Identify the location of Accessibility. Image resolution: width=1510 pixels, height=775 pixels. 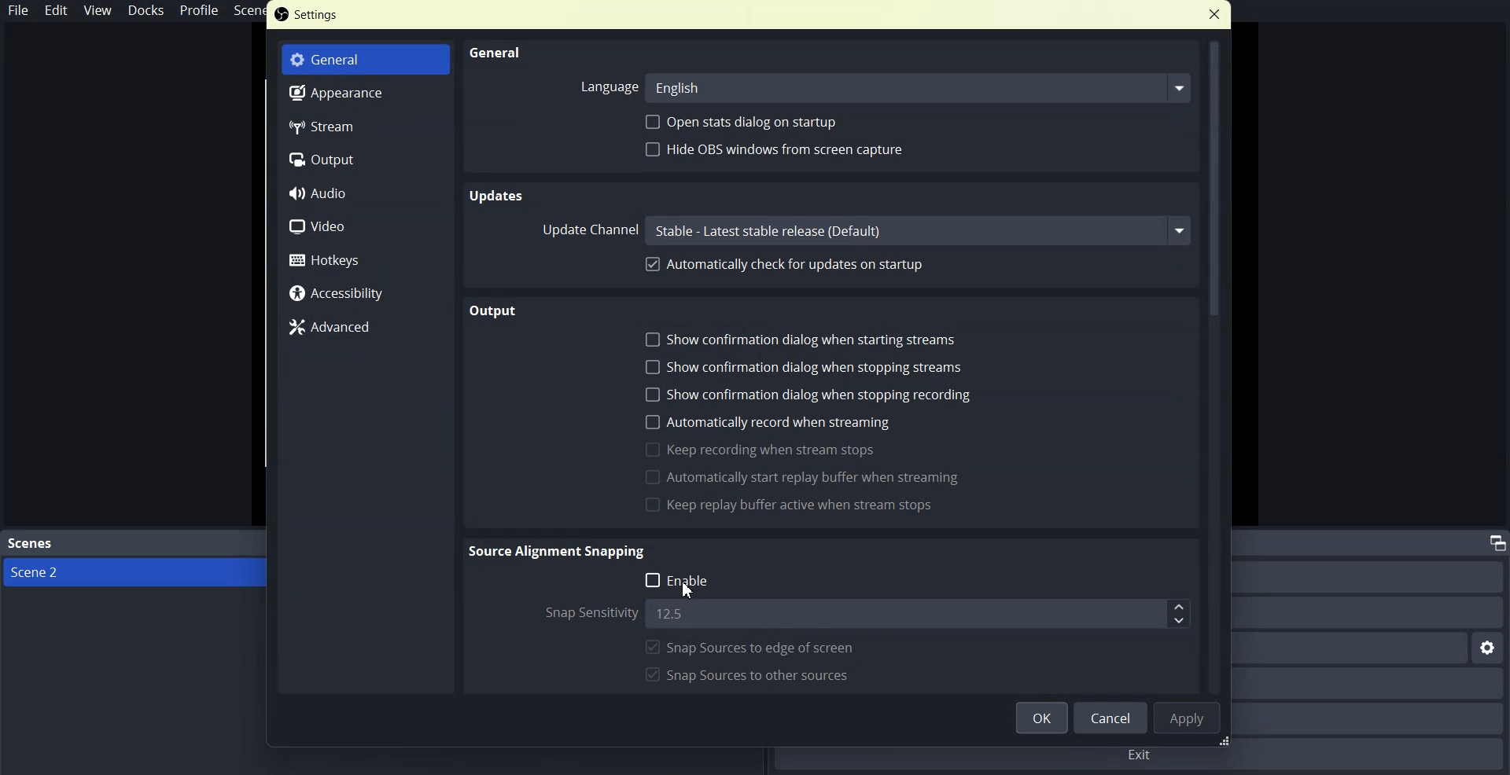
(366, 291).